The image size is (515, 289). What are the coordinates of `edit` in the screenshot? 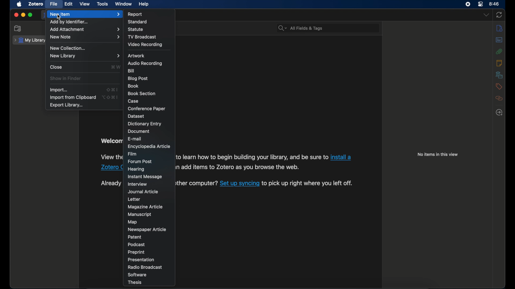 It's located at (69, 4).